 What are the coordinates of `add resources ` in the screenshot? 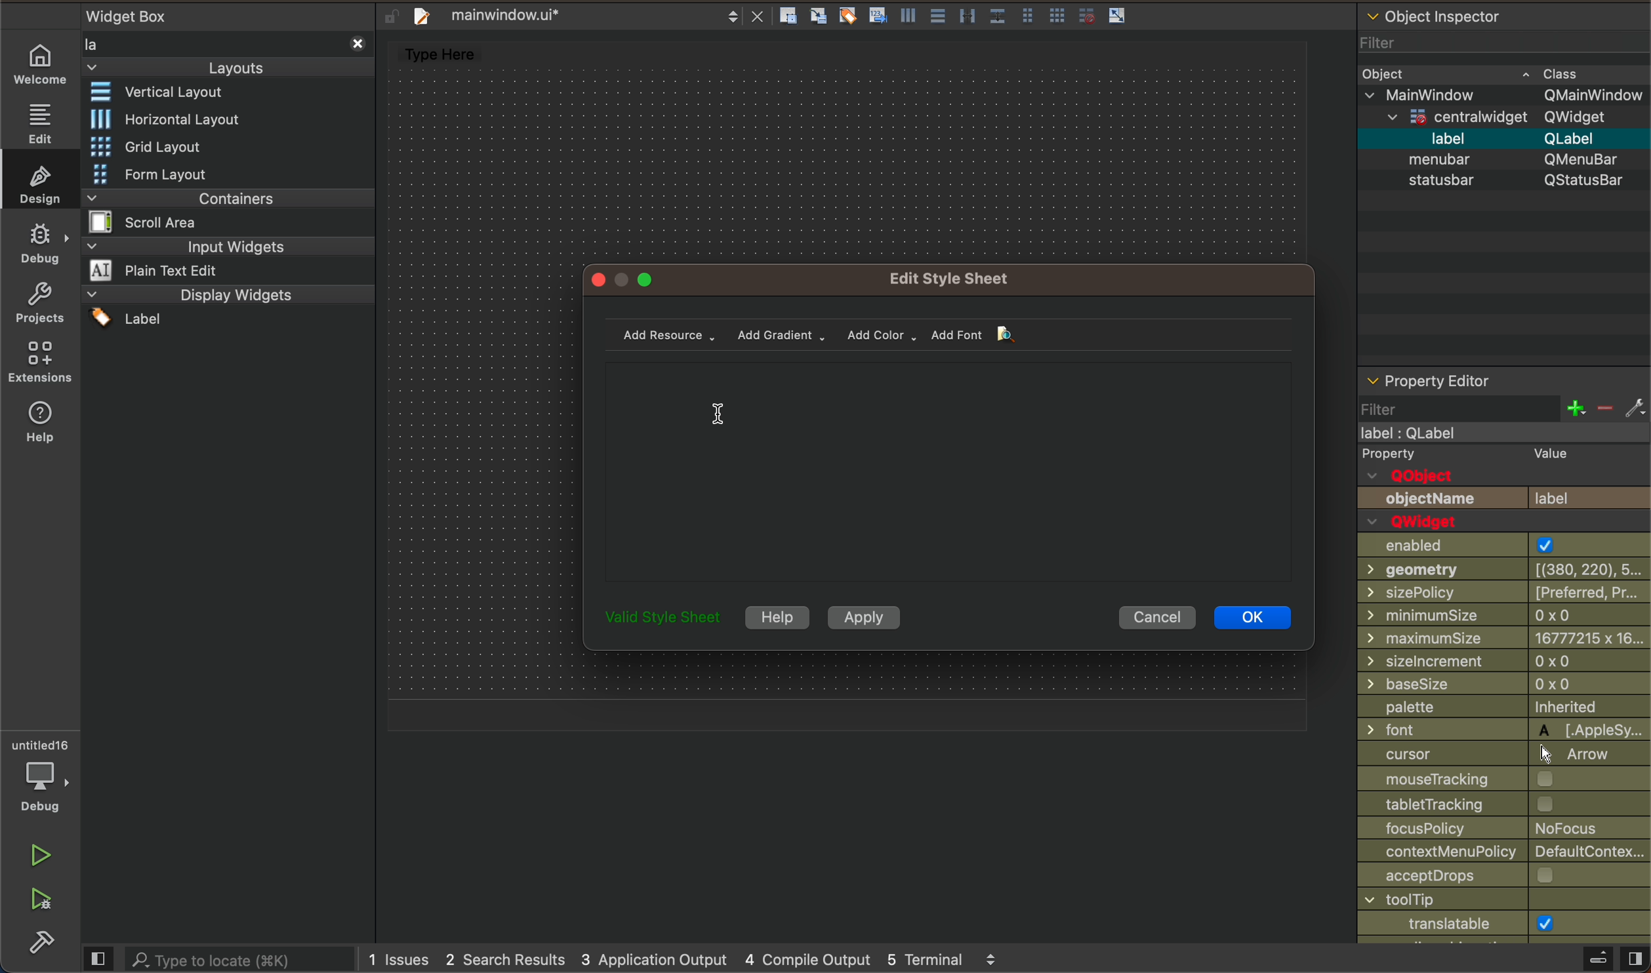 It's located at (668, 333).